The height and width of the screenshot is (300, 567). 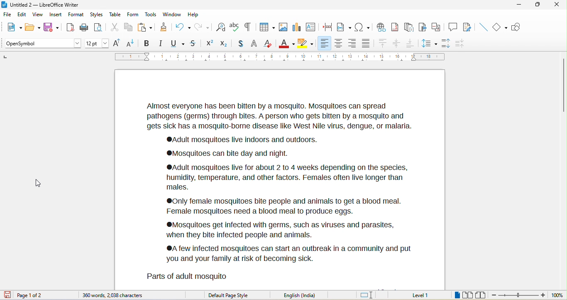 What do you see at coordinates (32, 295) in the screenshot?
I see `page 1 of 2` at bounding box center [32, 295].